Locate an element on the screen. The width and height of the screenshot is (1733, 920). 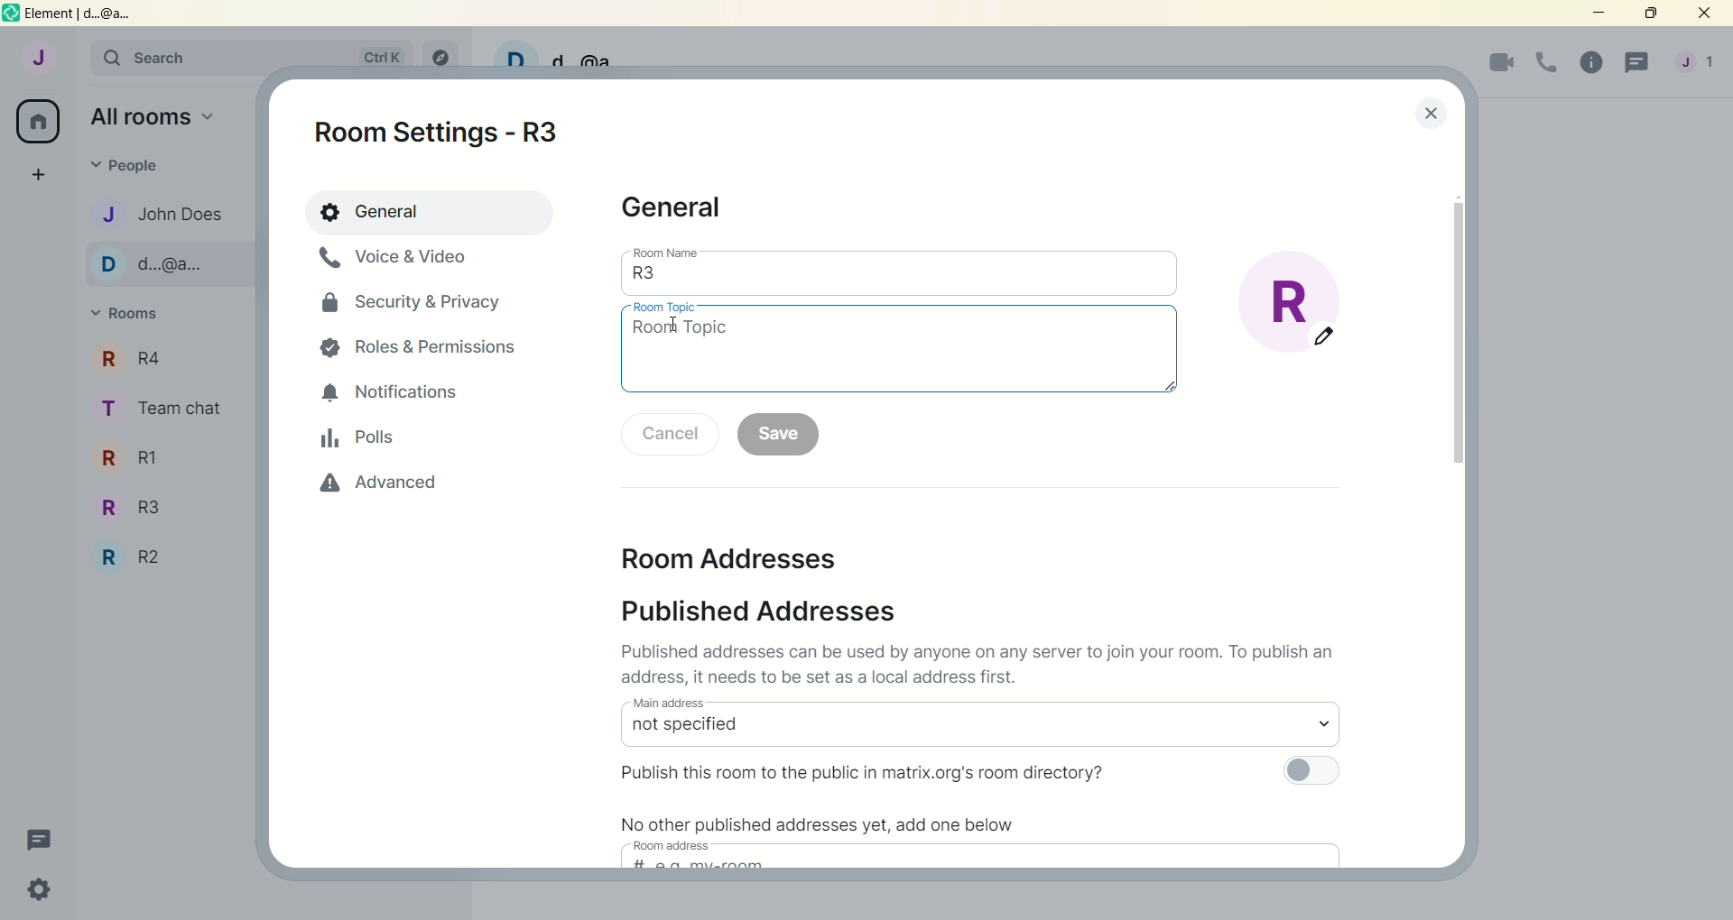
quick settings is located at coordinates (45, 891).